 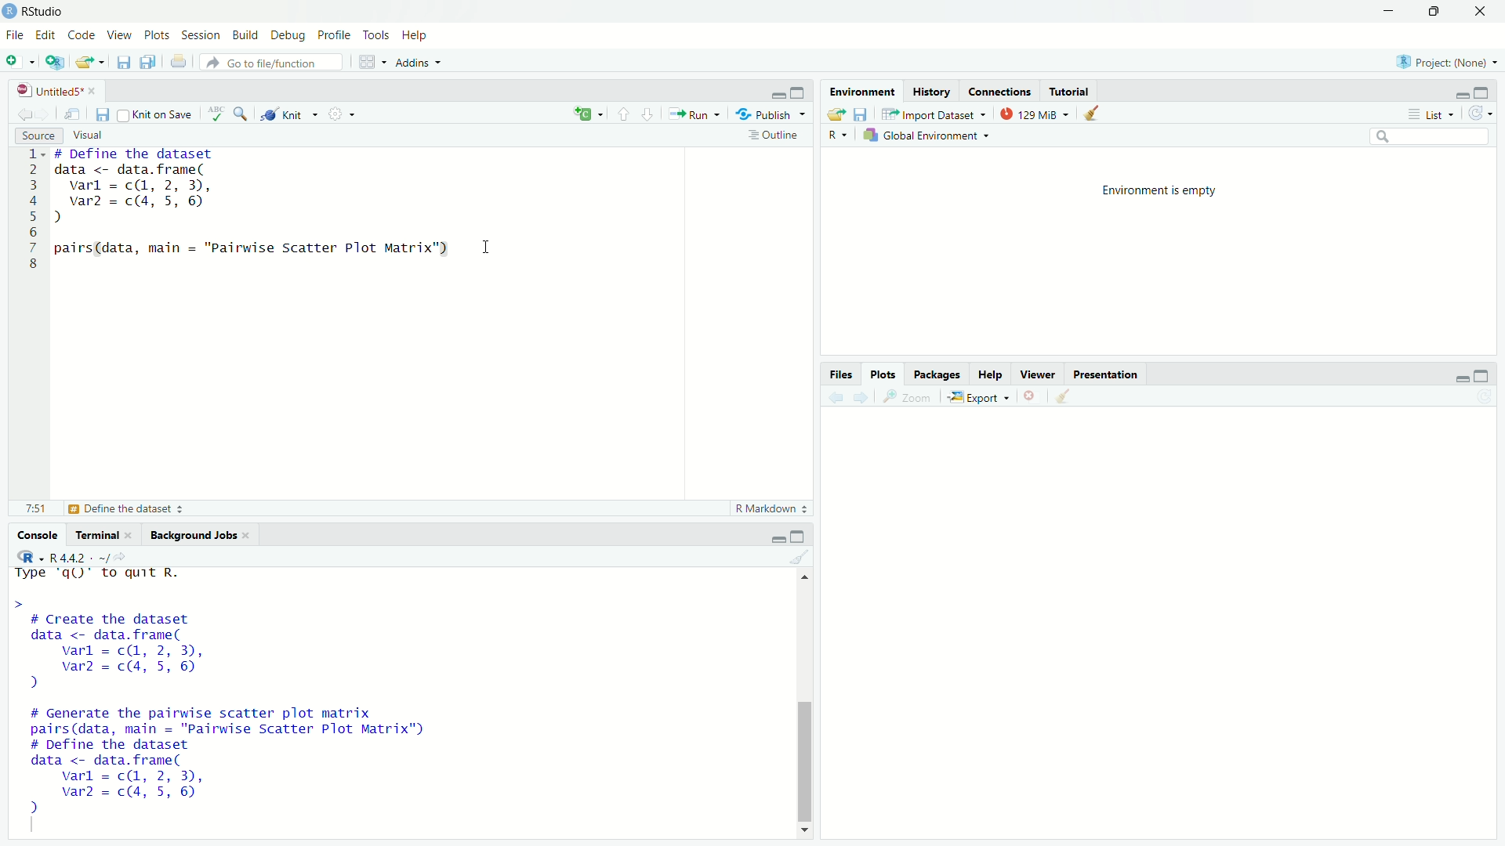 What do you see at coordinates (55, 60) in the screenshot?
I see `Create a project` at bounding box center [55, 60].